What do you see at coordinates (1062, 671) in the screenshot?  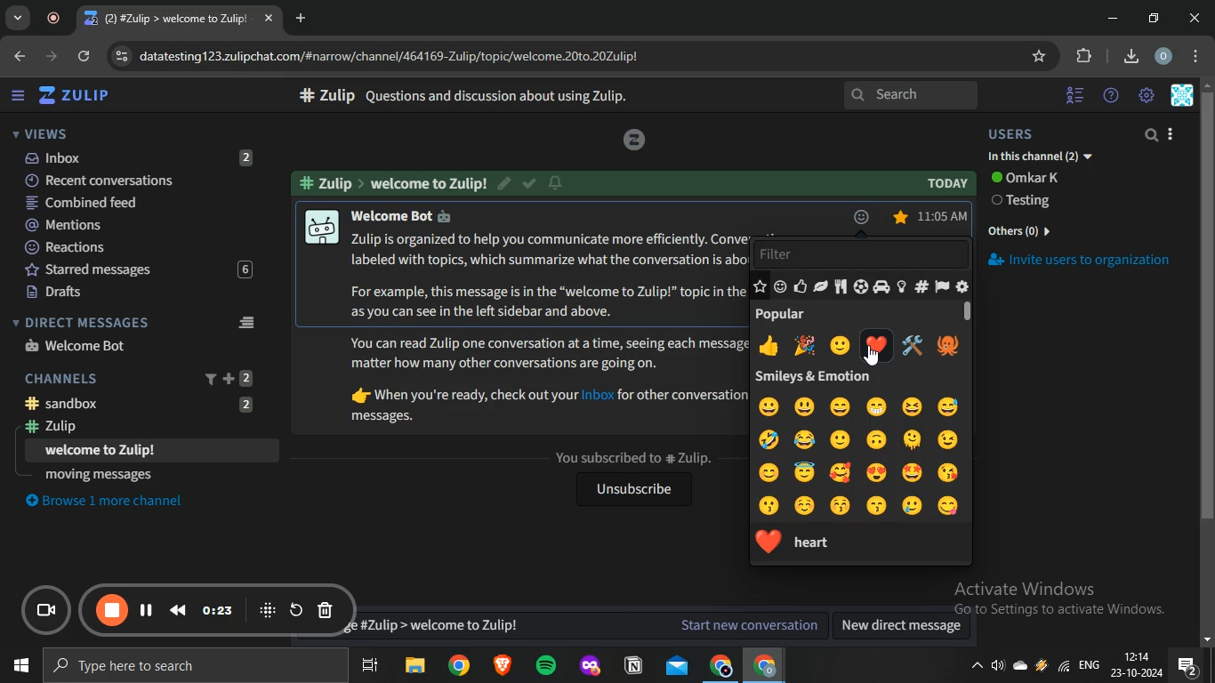 I see `wifi` at bounding box center [1062, 671].